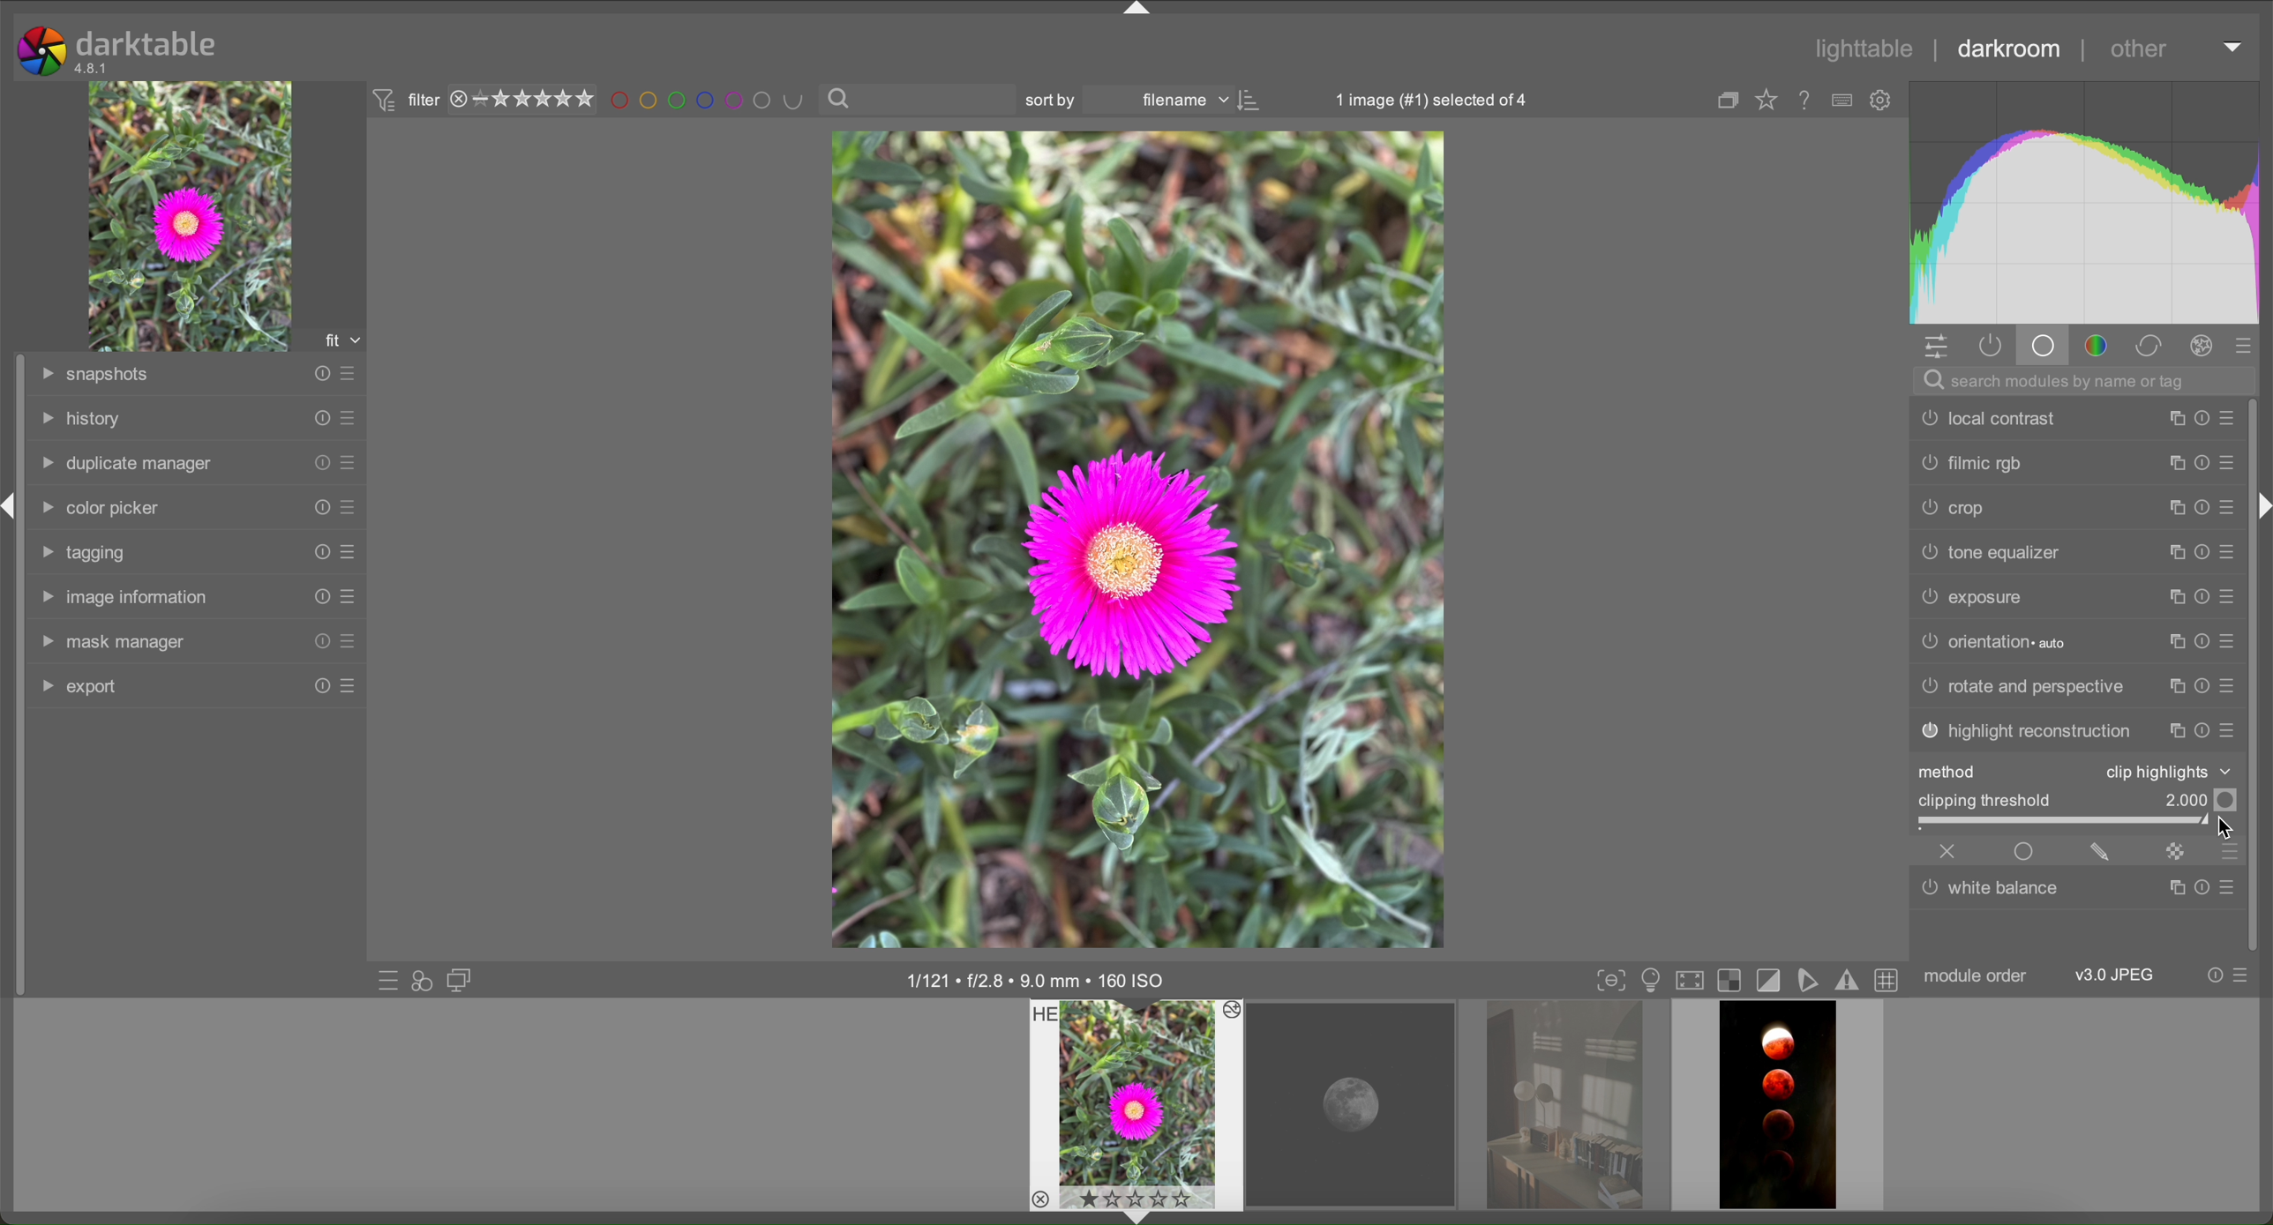  I want to click on close, so click(1948, 852).